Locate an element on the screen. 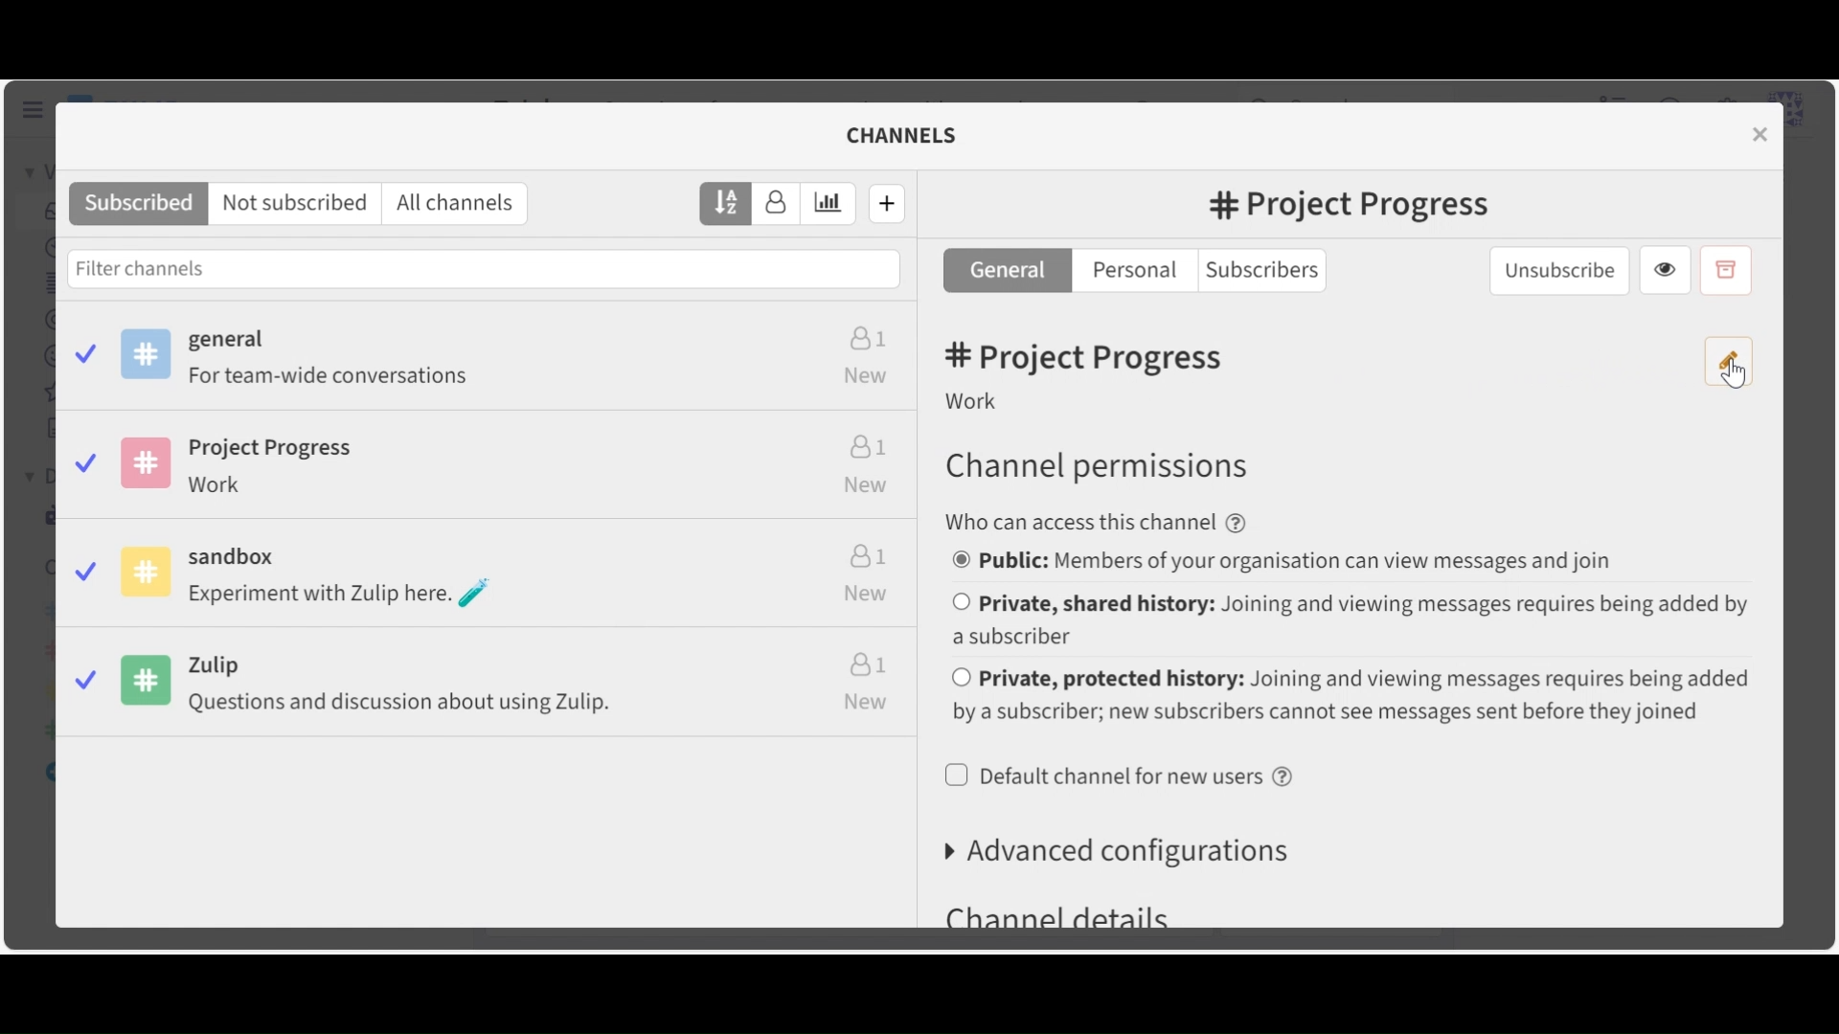 This screenshot has height=1034, width=1839. (un)select Default channel for users is located at coordinates (1120, 780).